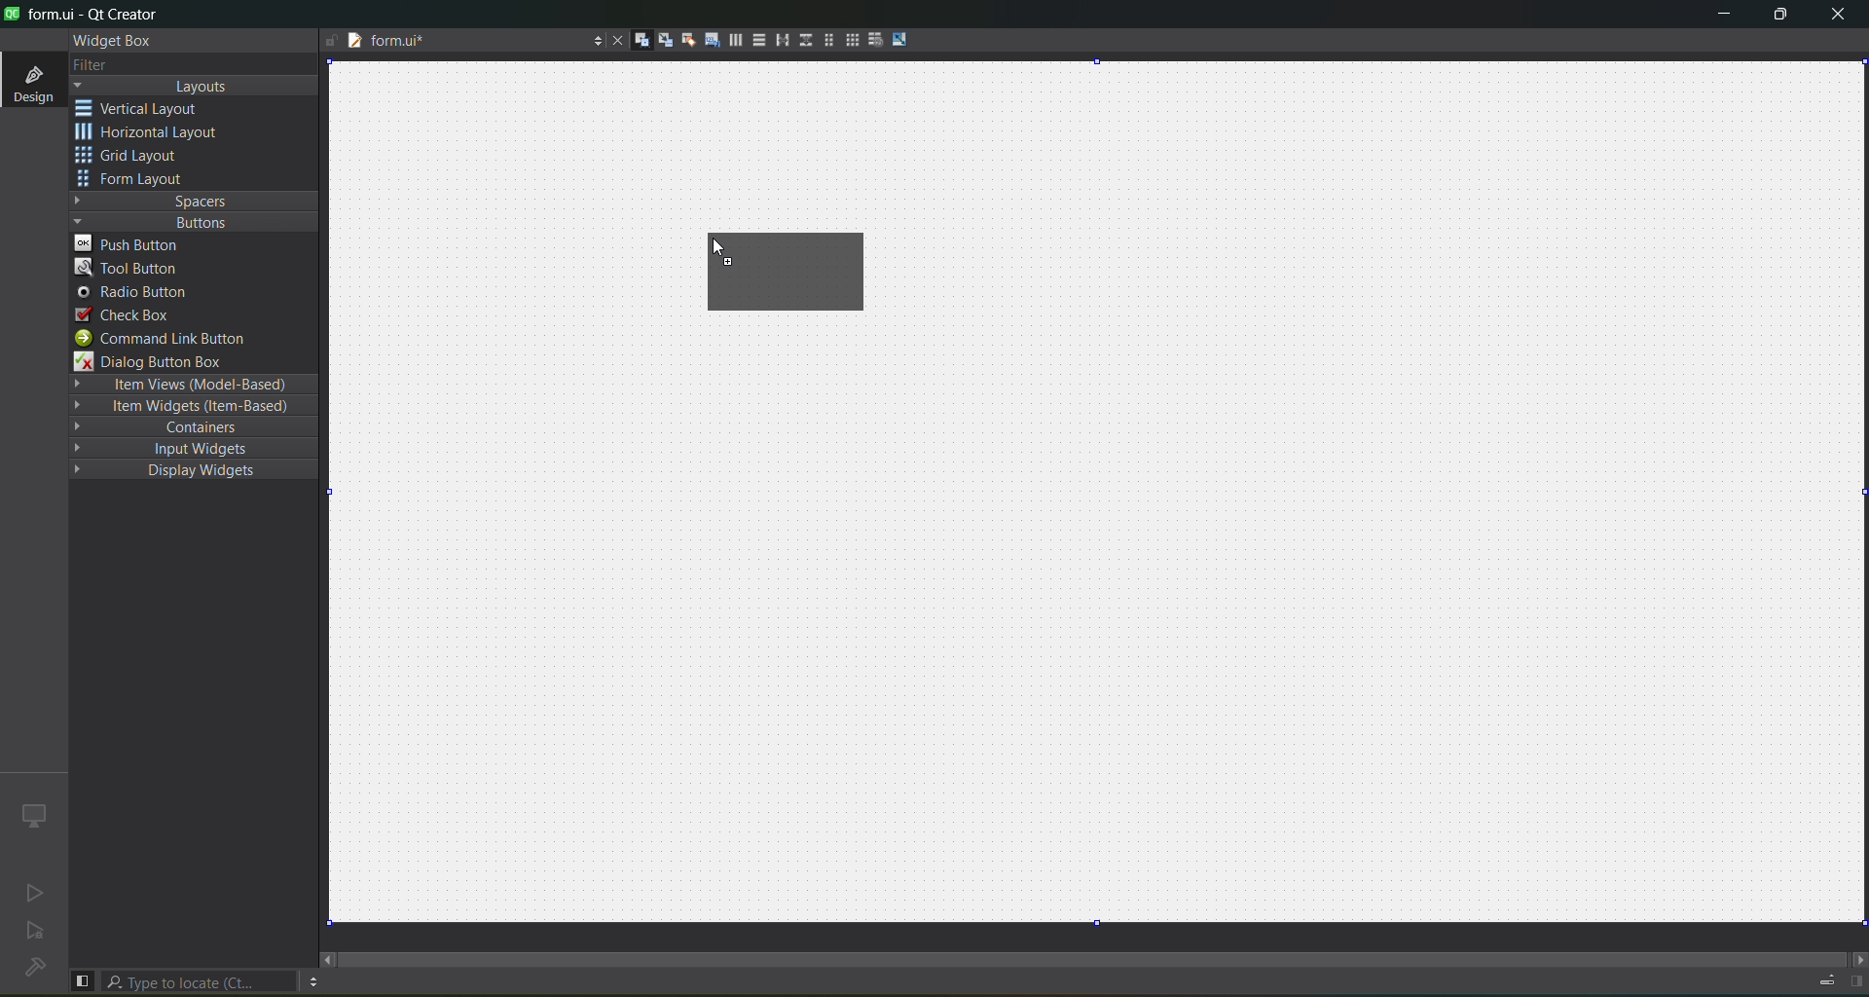 The width and height of the screenshot is (1869, 997). What do you see at coordinates (715, 250) in the screenshot?
I see `cursor` at bounding box center [715, 250].